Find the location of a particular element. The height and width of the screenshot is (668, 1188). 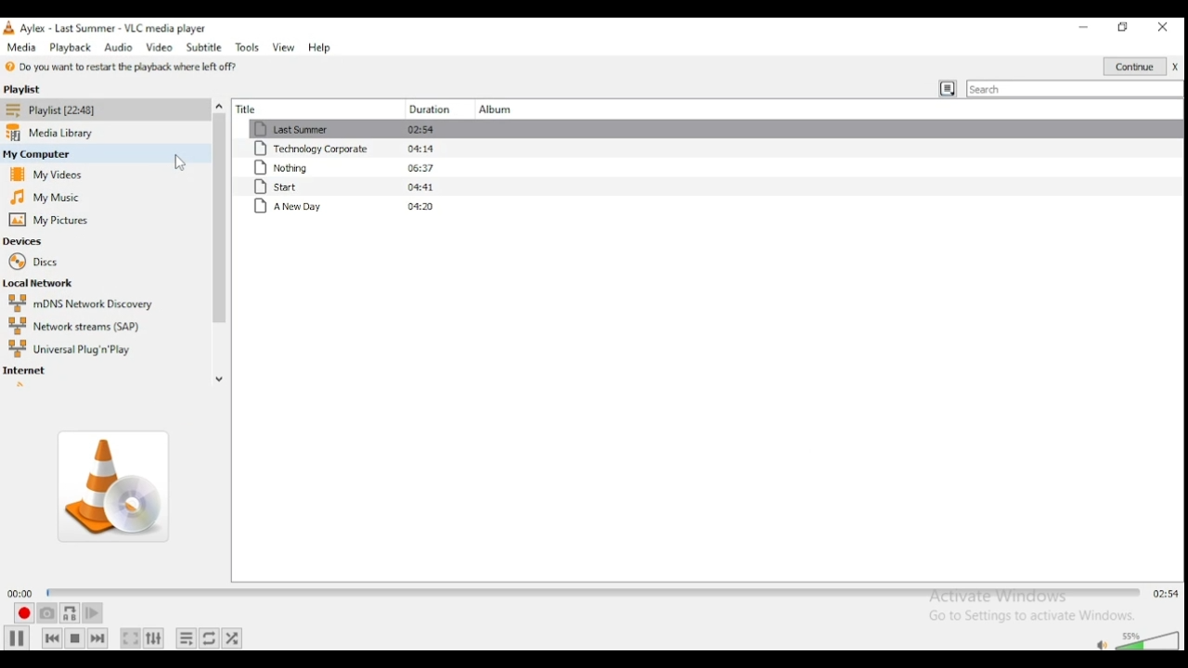

show extended settings is located at coordinates (156, 638).